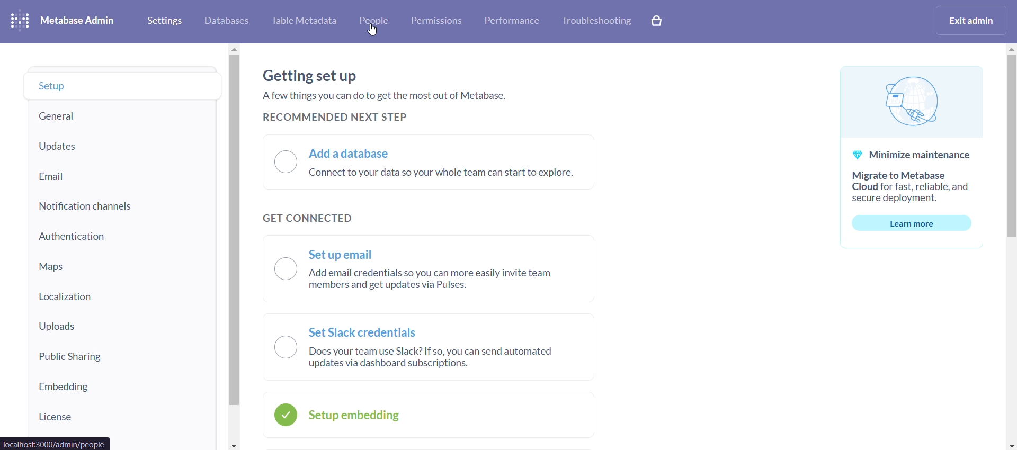  Describe the element at coordinates (120, 330) in the screenshot. I see `uploads` at that location.